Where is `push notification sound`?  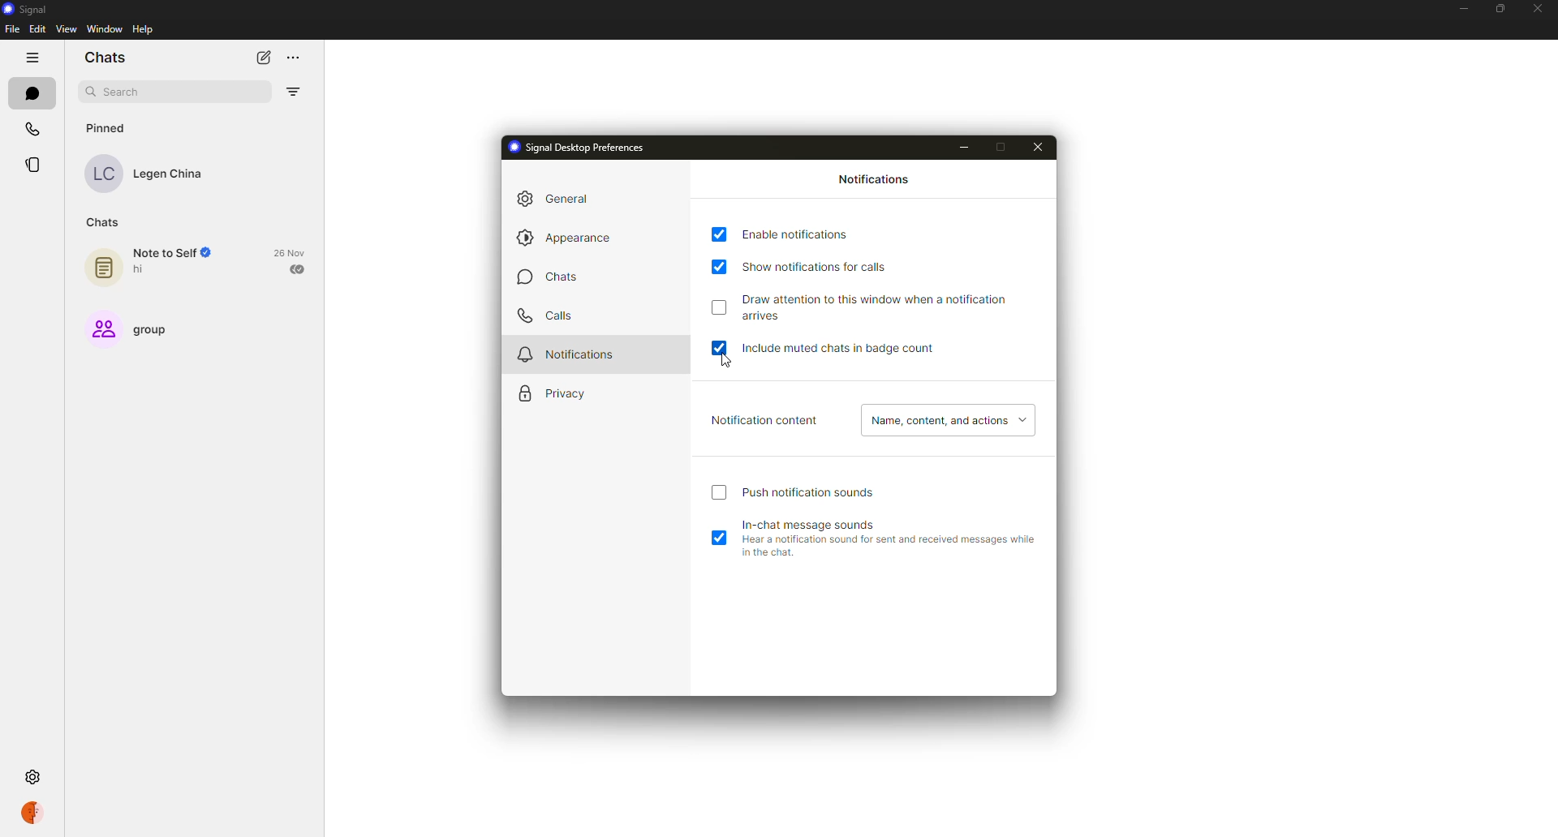 push notification sound is located at coordinates (814, 490).